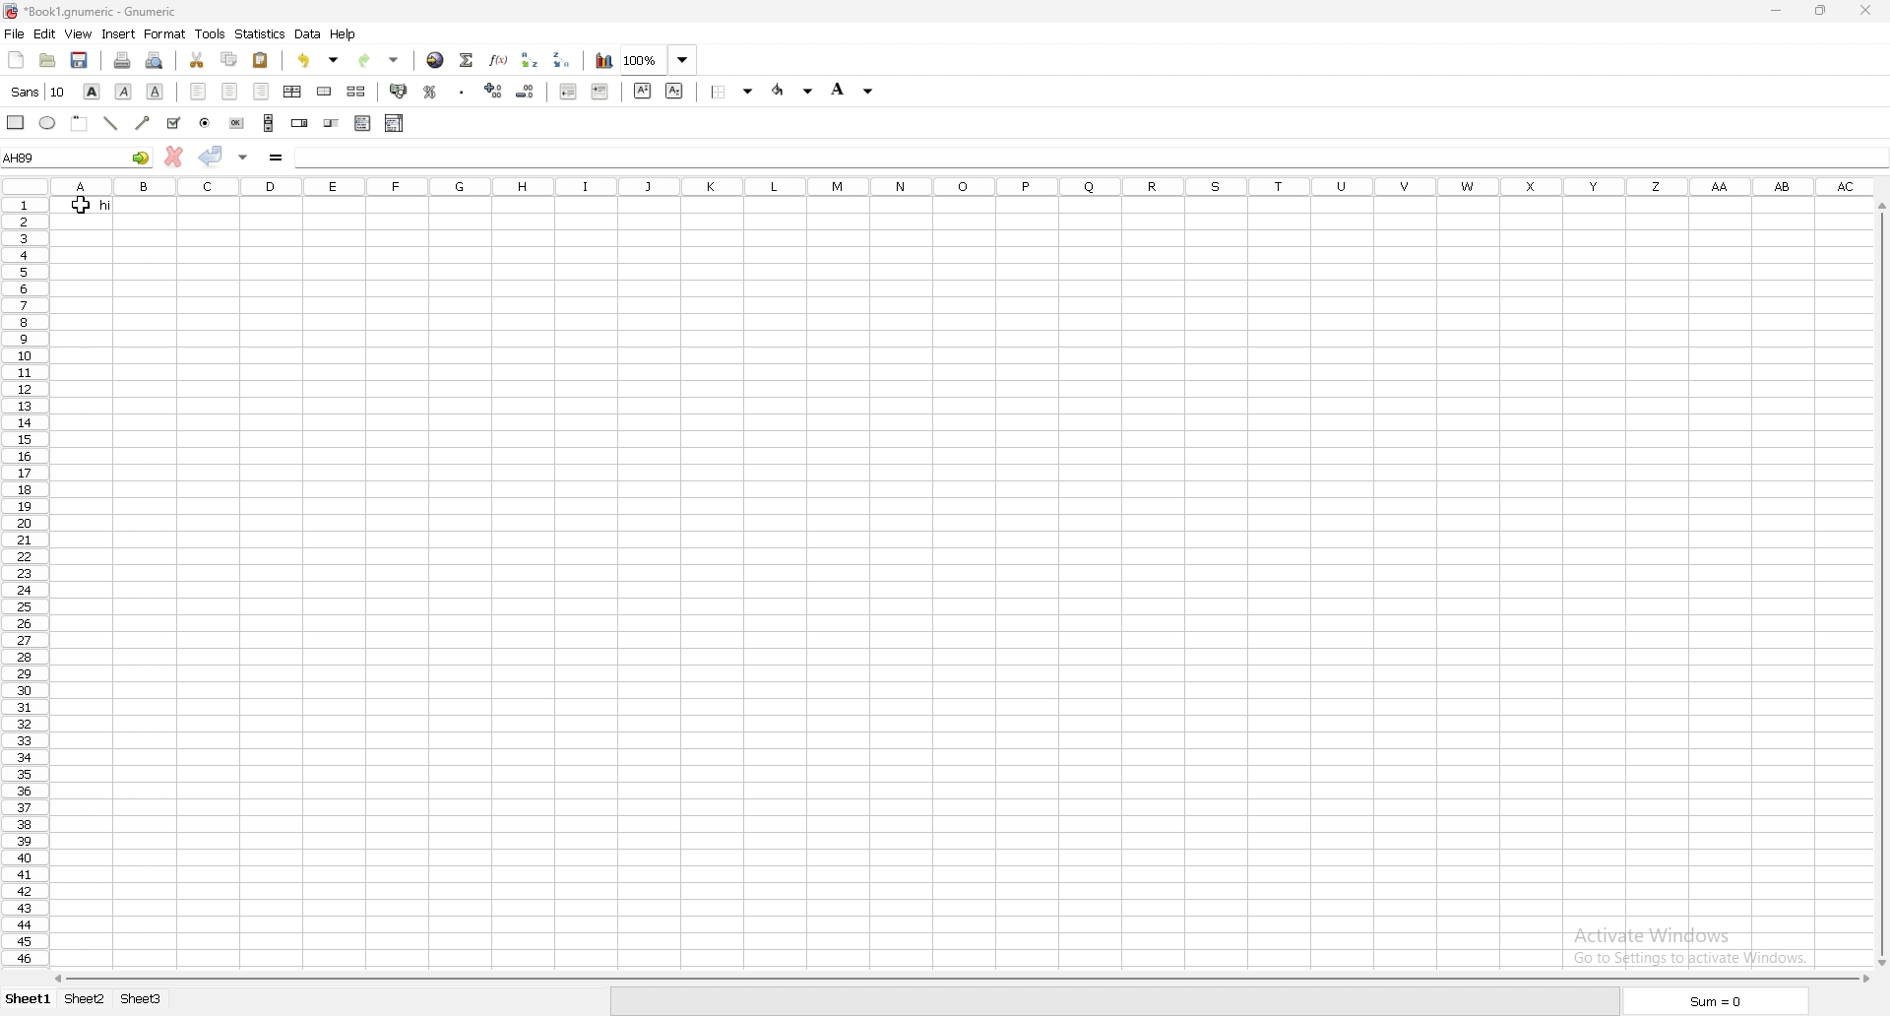 The image size is (1890, 1016). What do you see at coordinates (300, 123) in the screenshot?
I see `spin button` at bounding box center [300, 123].